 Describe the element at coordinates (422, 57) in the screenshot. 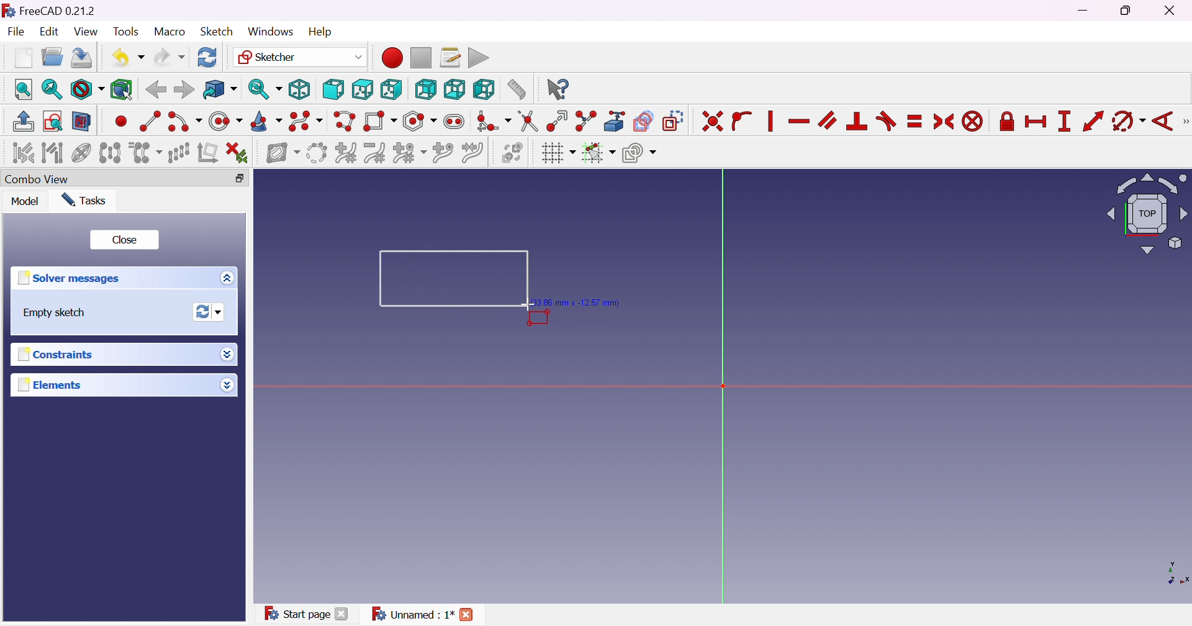

I see `Stop macro recording...` at that location.